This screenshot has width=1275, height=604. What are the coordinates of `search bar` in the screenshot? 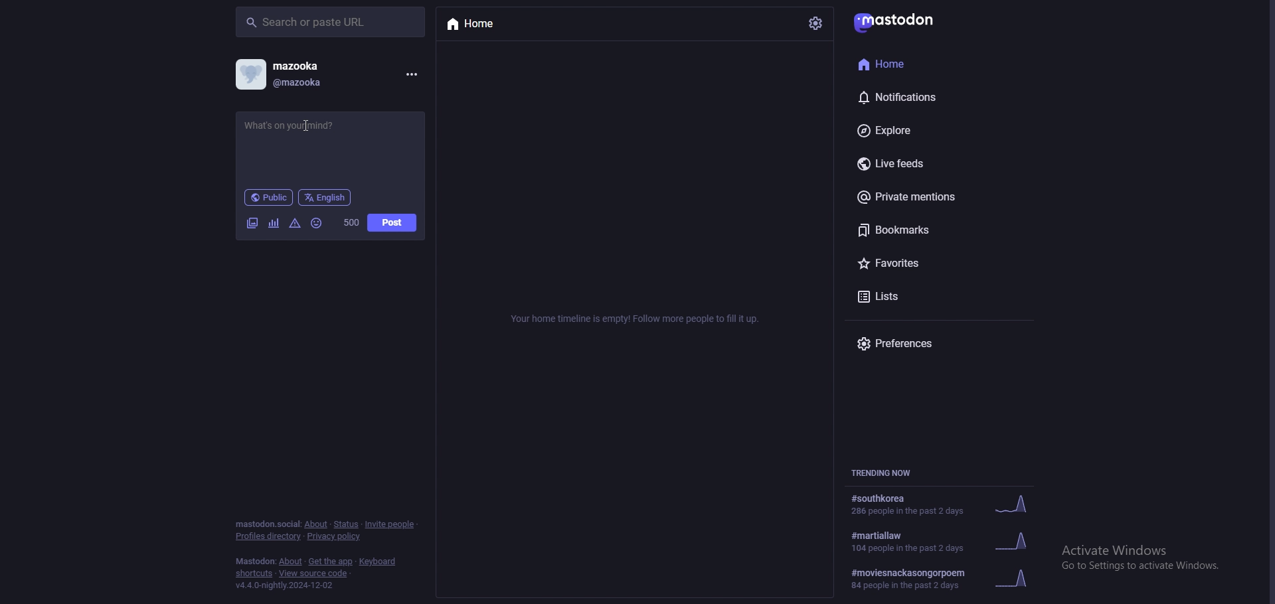 It's located at (331, 21).